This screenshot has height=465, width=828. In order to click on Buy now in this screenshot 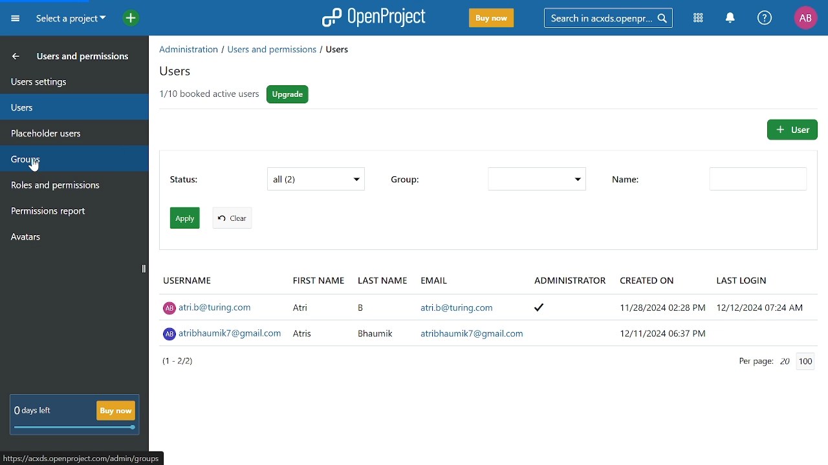, I will do `click(115, 410)`.